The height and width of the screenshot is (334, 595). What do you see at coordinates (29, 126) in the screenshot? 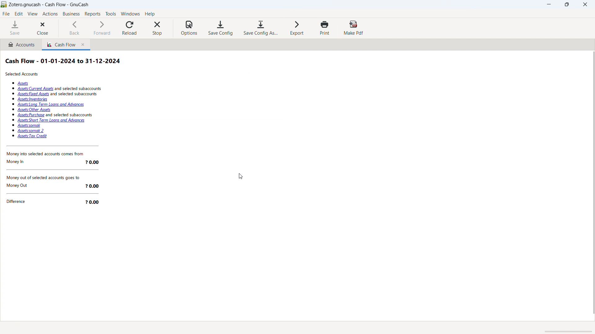
I see `Assets: somak` at bounding box center [29, 126].